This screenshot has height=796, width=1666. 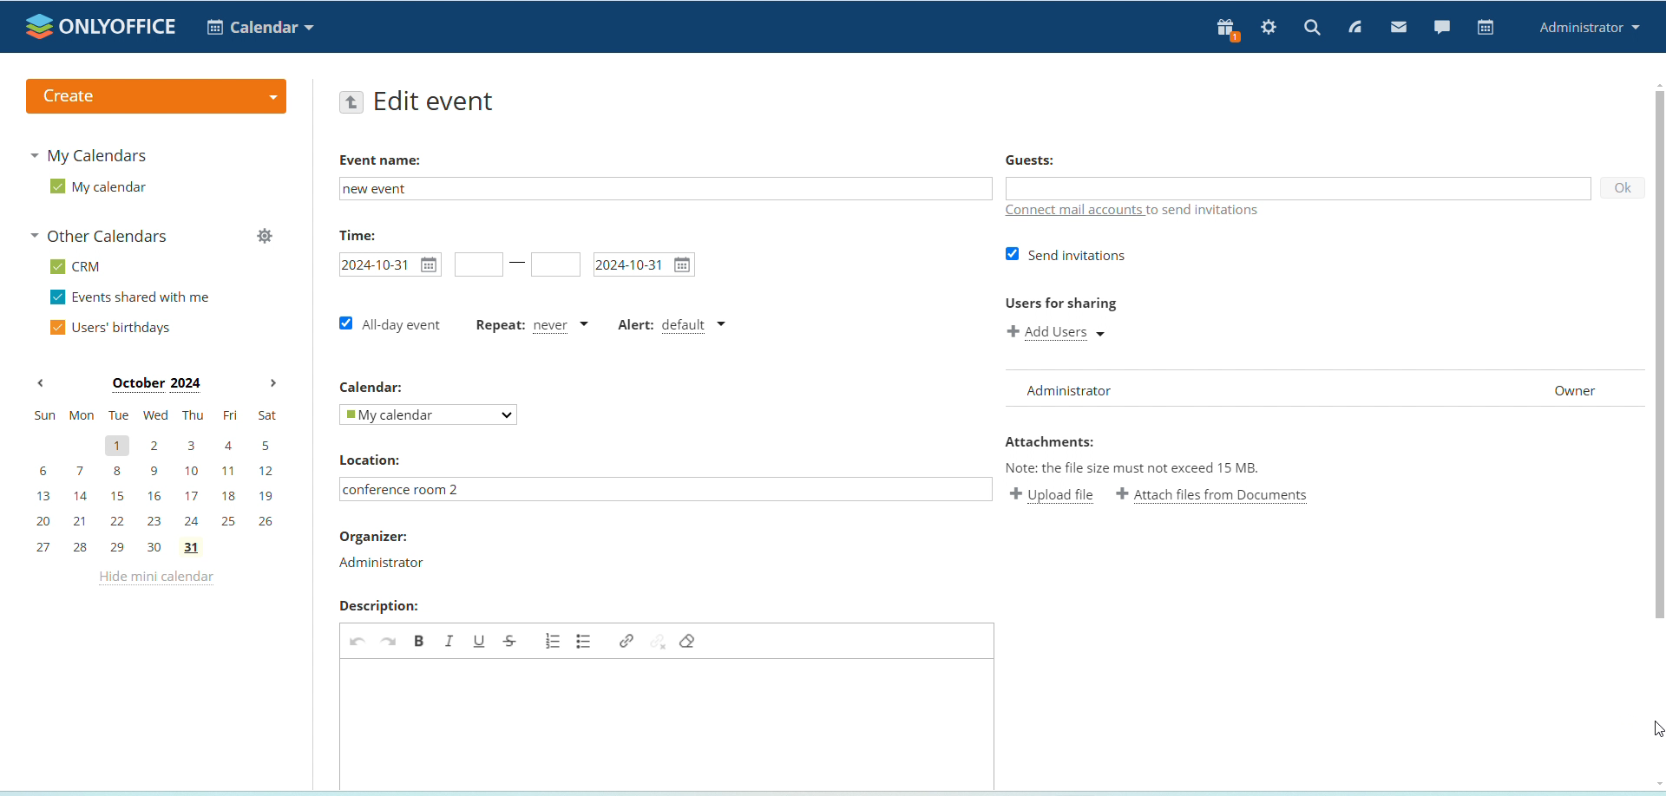 What do you see at coordinates (1053, 494) in the screenshot?
I see `upload file` at bounding box center [1053, 494].